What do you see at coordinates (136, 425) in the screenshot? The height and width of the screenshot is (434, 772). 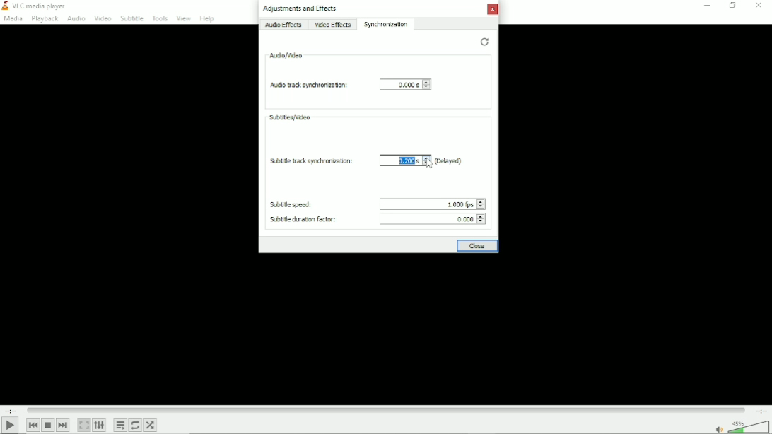 I see `toggle between loop all, loop one and no loop` at bounding box center [136, 425].